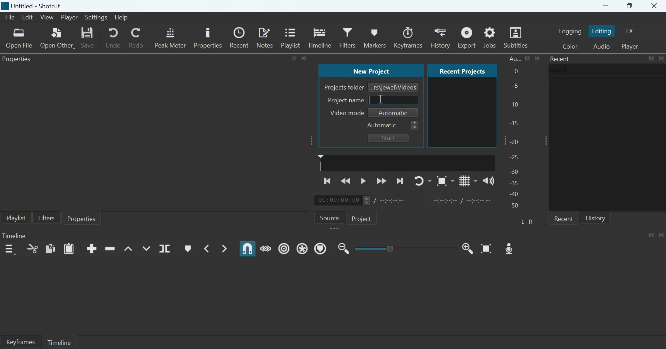 The width and height of the screenshot is (666, 349). What do you see at coordinates (489, 180) in the screenshot?
I see `Show the volume control` at bounding box center [489, 180].